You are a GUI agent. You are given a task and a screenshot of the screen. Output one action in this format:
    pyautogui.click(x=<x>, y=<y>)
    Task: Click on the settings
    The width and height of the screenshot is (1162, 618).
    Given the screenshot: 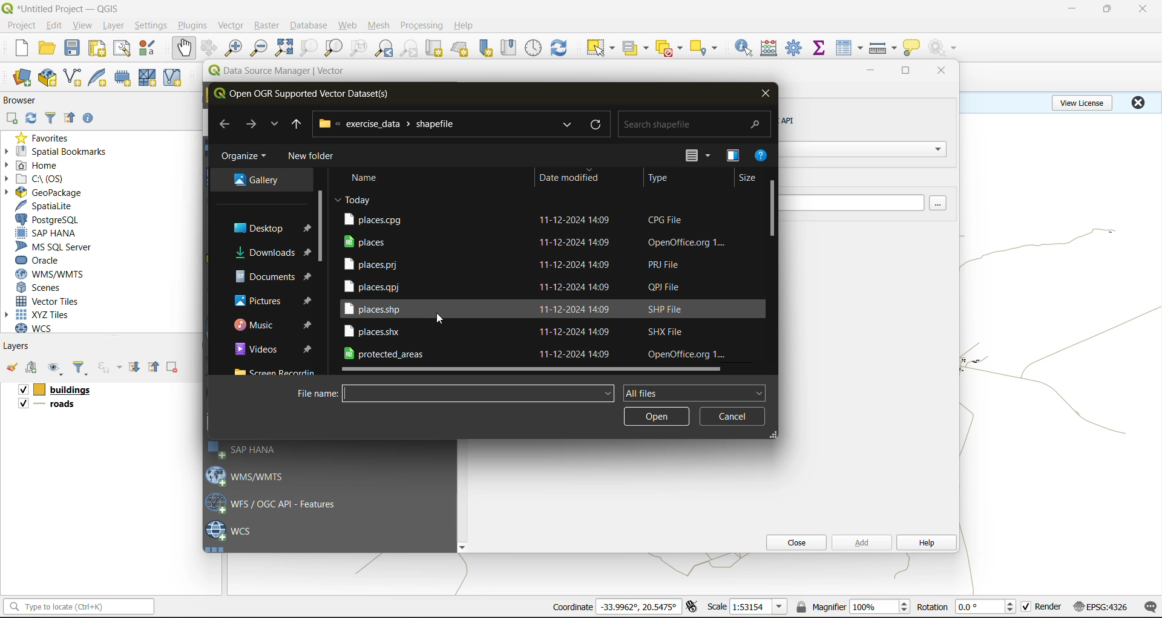 What is the action you would take?
    pyautogui.click(x=151, y=27)
    